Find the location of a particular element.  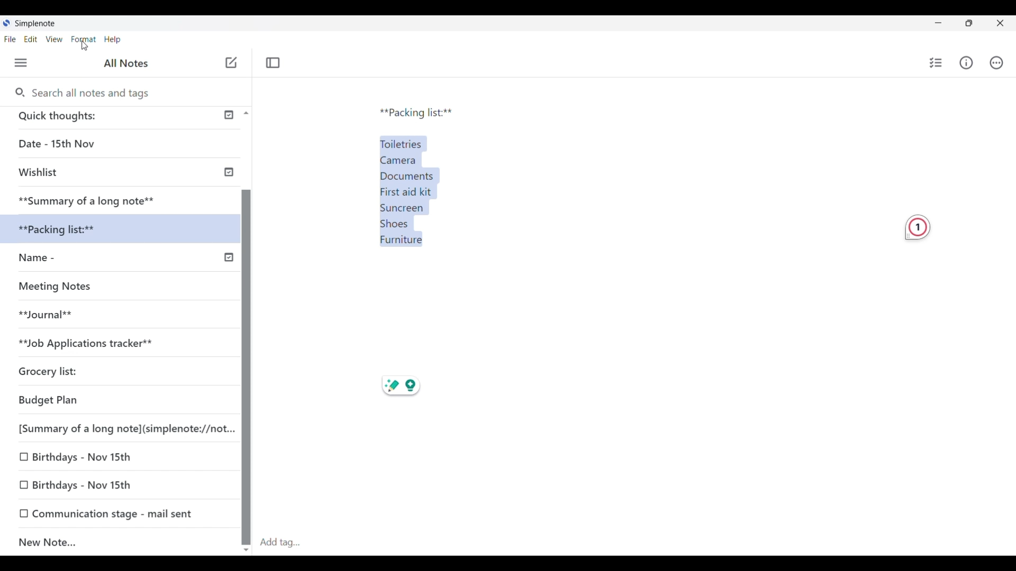

Help menu is located at coordinates (113, 39).